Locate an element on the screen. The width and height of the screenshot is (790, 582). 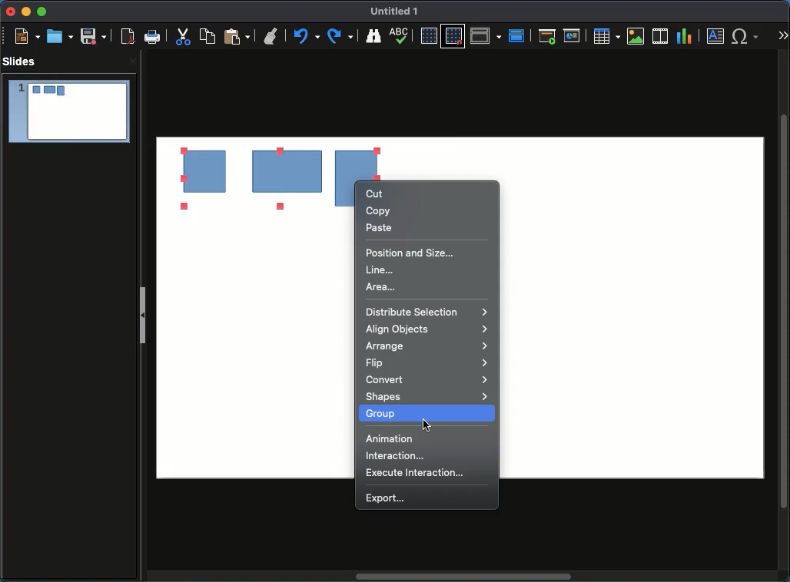
Chart is located at coordinates (685, 37).